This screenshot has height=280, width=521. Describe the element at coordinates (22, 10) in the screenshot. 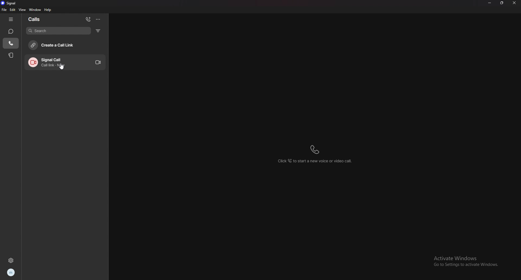

I see `view` at that location.